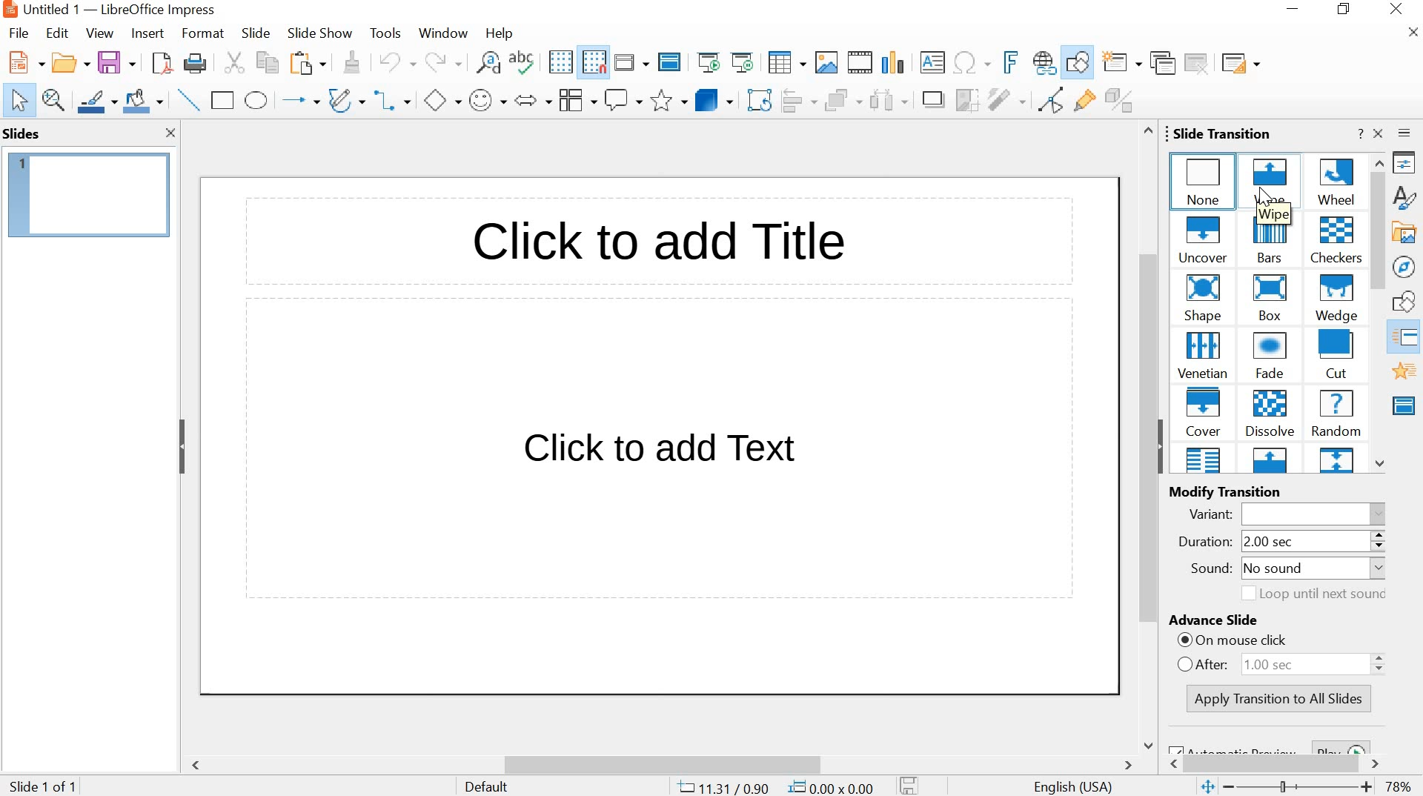 This screenshot has width=1423, height=796. What do you see at coordinates (1273, 761) in the screenshot?
I see `scrollbar` at bounding box center [1273, 761].